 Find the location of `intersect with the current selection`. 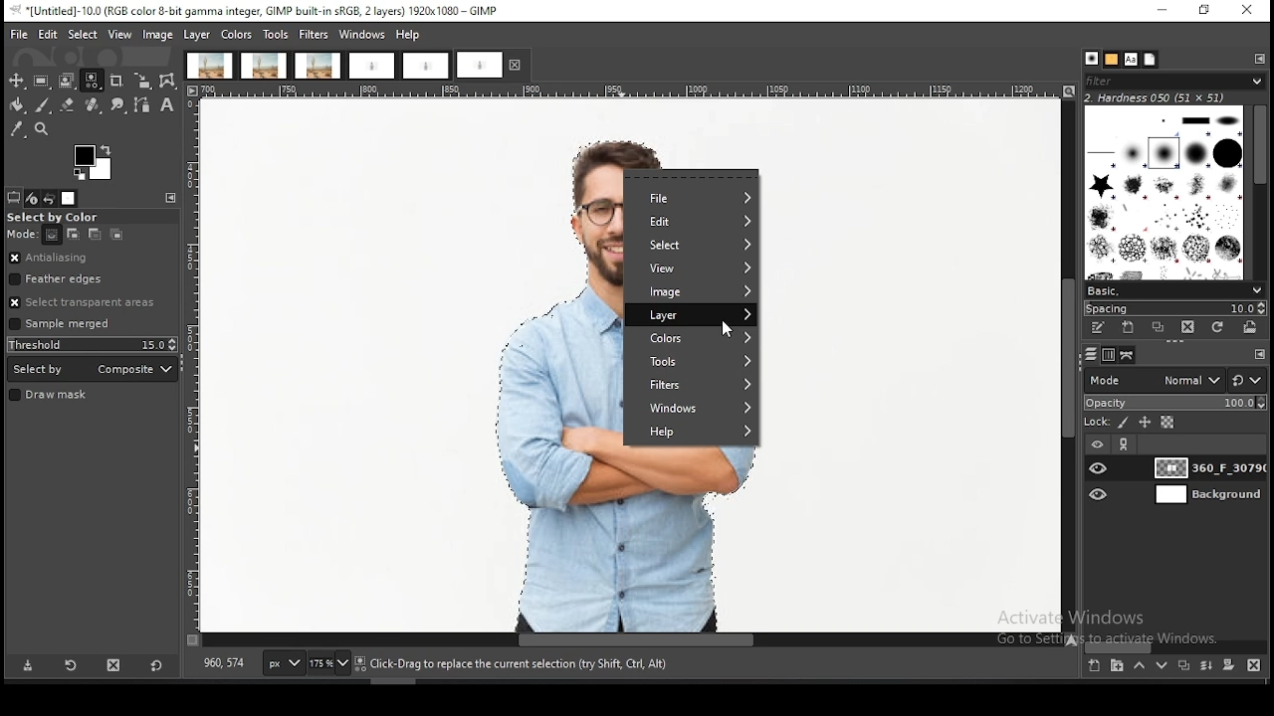

intersect with the current selection is located at coordinates (114, 236).